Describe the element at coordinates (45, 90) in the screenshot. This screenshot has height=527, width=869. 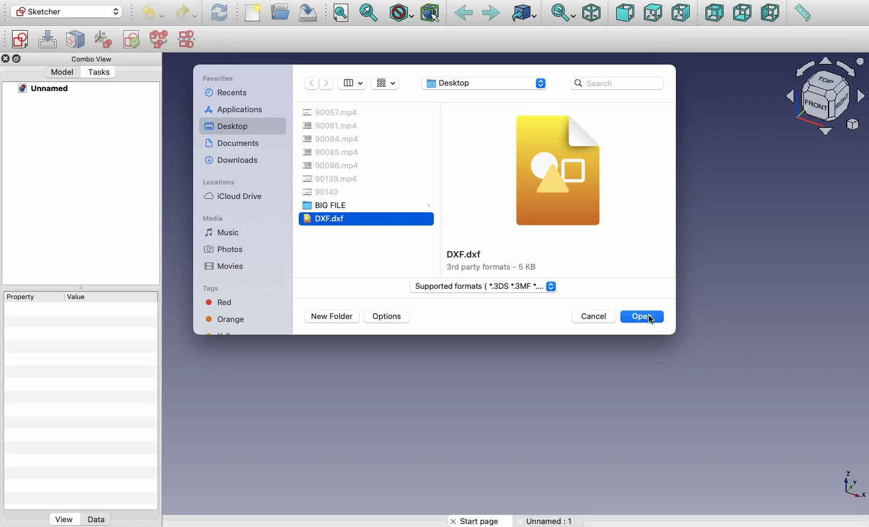
I see `Unnamed` at that location.